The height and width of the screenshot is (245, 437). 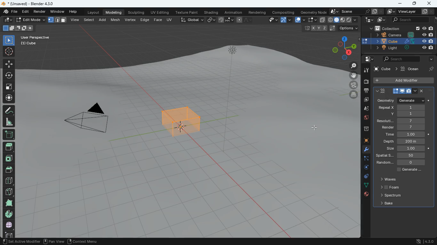 What do you see at coordinates (312, 20) in the screenshot?
I see `select` at bounding box center [312, 20].